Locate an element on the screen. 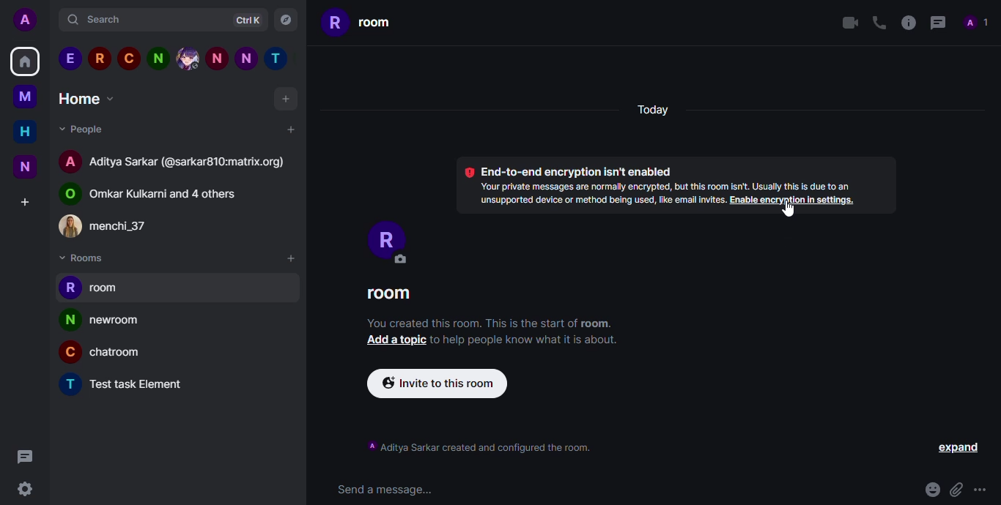 The image size is (1001, 505). home is located at coordinates (24, 61).